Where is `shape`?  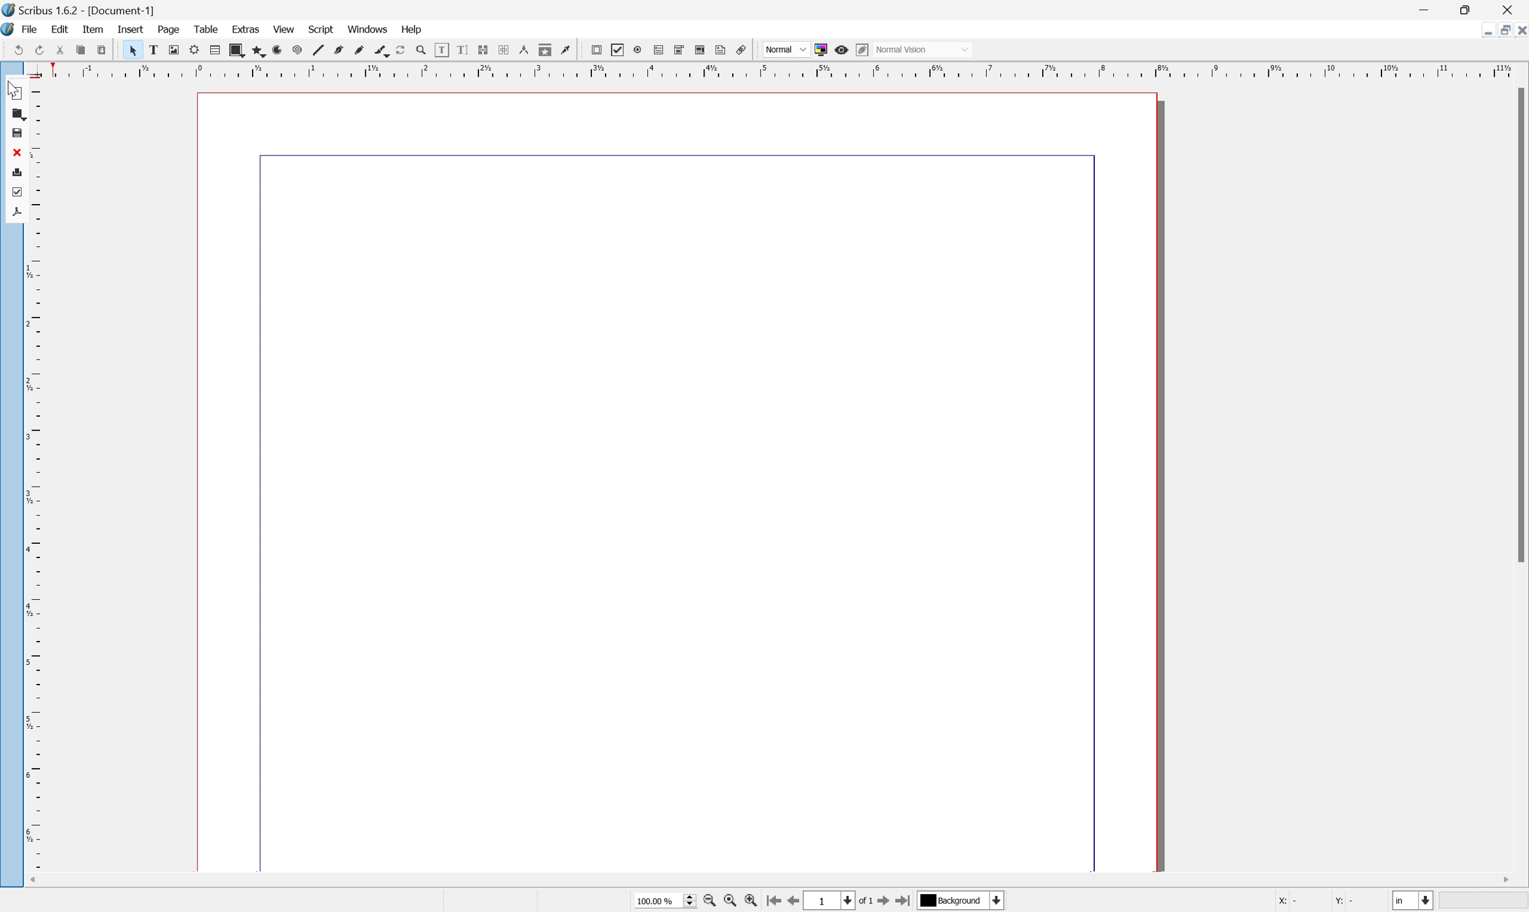 shape is located at coordinates (379, 50).